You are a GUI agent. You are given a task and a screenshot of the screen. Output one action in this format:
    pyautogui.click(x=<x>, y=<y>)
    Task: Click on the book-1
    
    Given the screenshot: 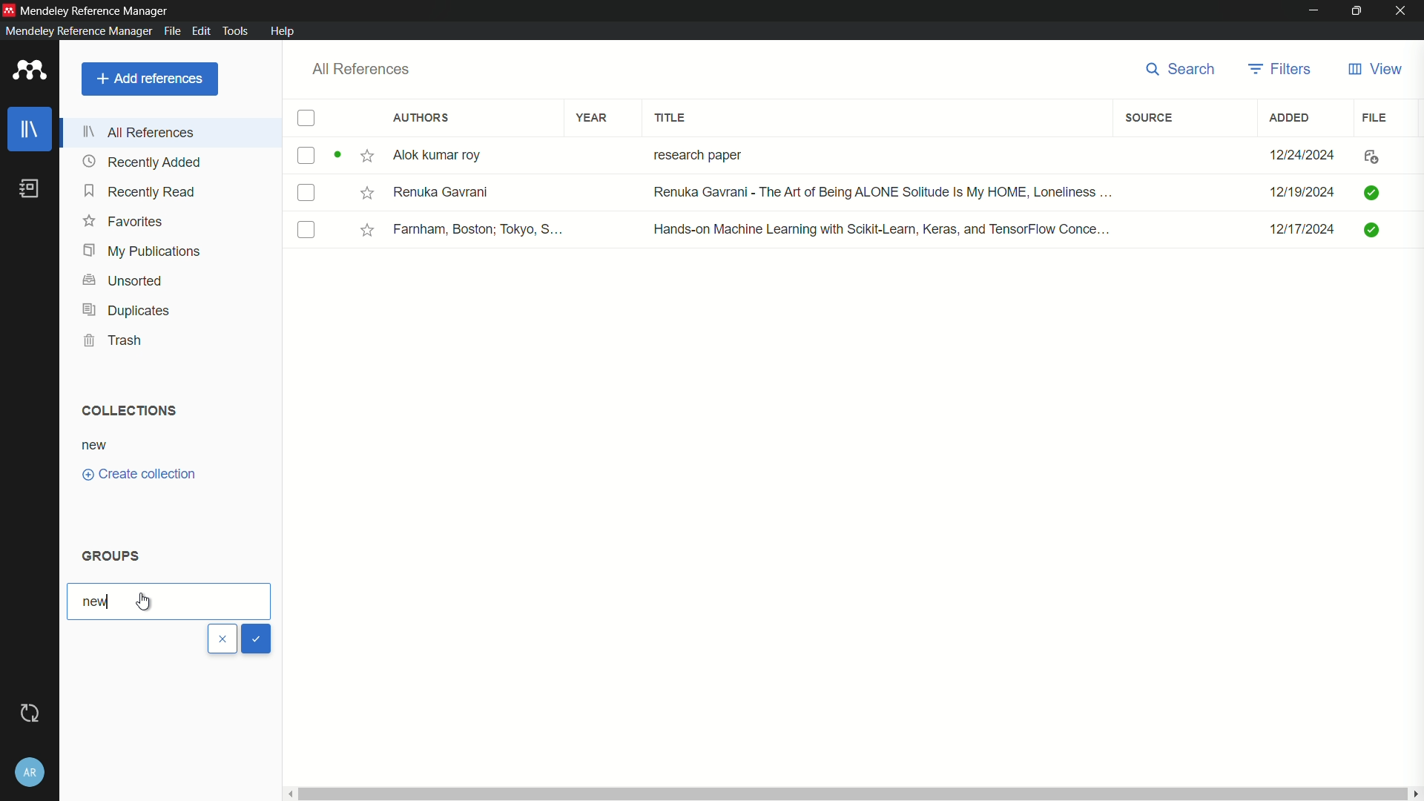 What is the action you would take?
    pyautogui.click(x=306, y=155)
    